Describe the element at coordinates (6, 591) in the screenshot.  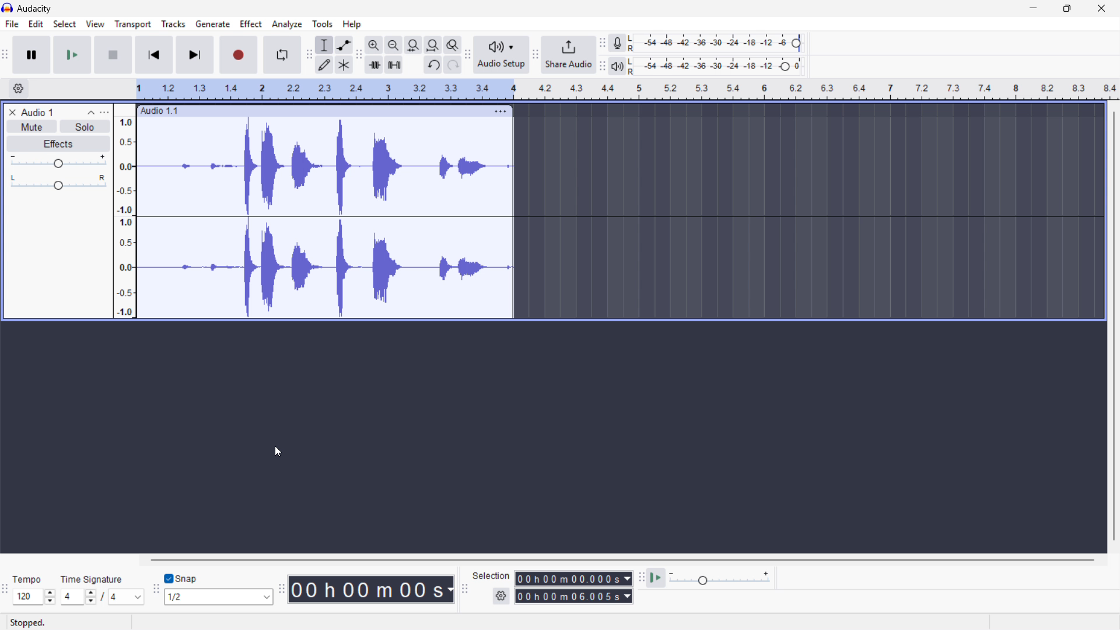
I see `Time signature toolbar` at that location.